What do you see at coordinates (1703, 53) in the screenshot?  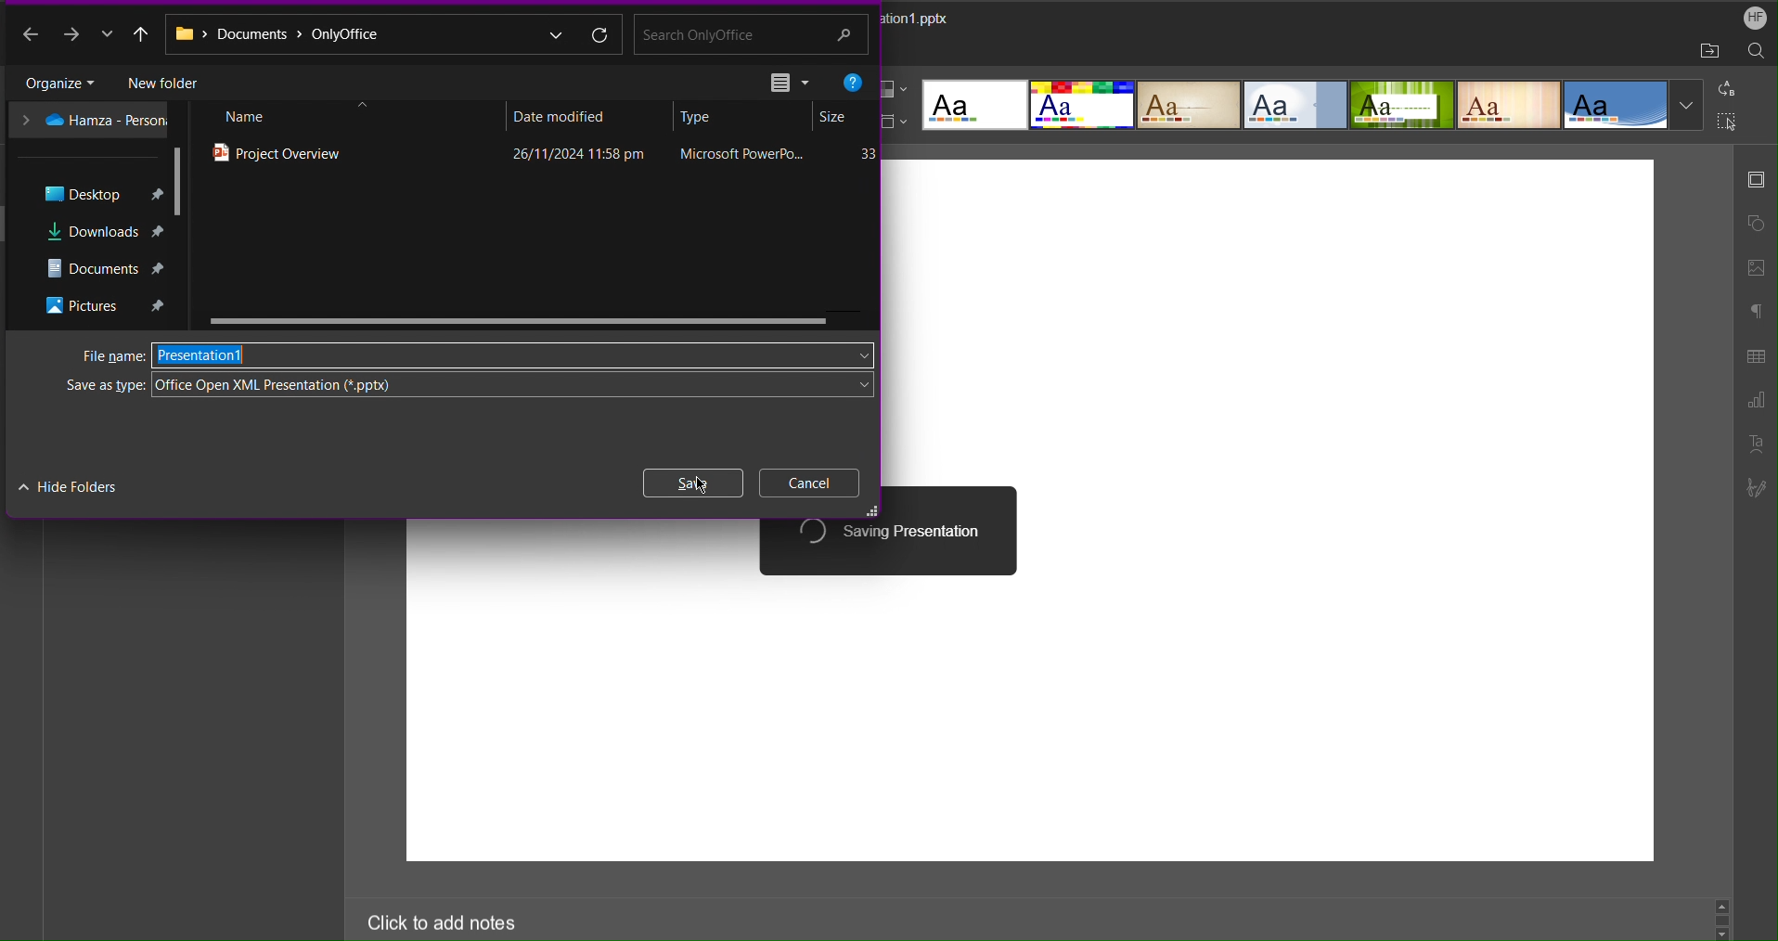 I see `Open File Location` at bounding box center [1703, 53].